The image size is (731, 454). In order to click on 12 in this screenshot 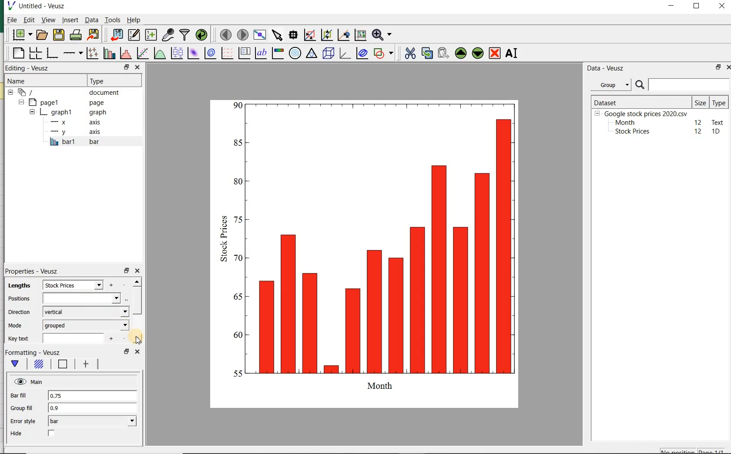, I will do `click(699, 131)`.